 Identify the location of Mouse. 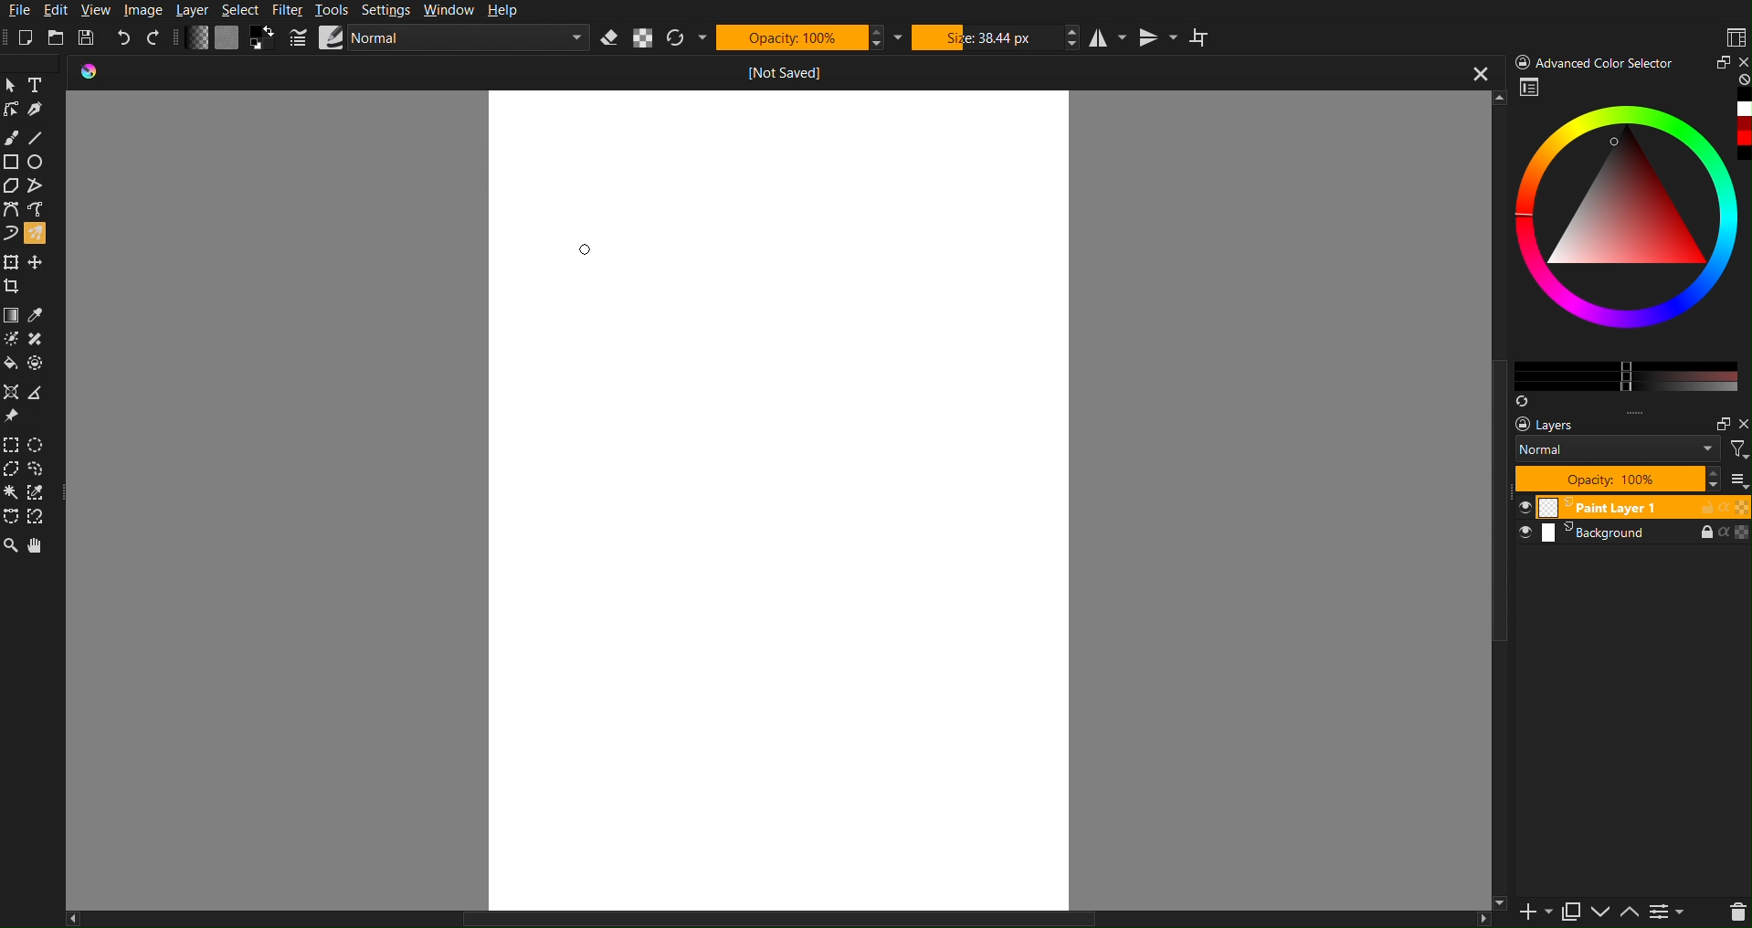
(40, 233).